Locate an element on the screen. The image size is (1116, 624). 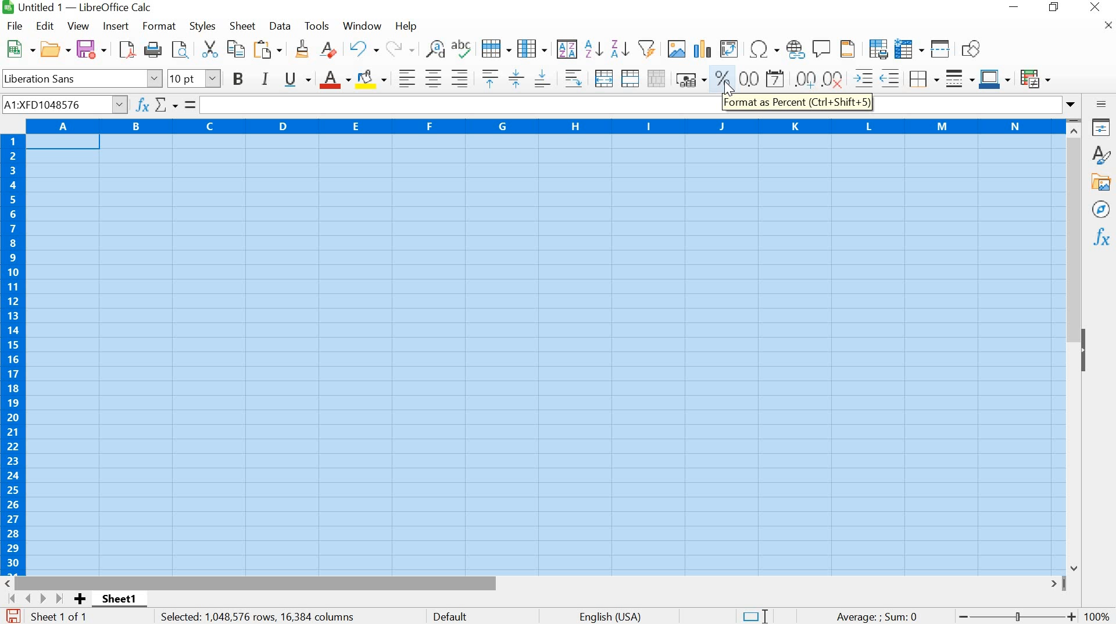
BOLD is located at coordinates (237, 80).